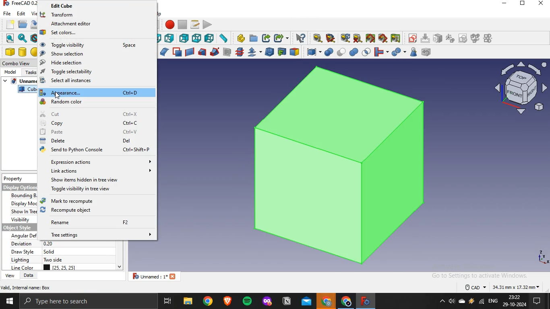  I want to click on check geometry, so click(413, 52).